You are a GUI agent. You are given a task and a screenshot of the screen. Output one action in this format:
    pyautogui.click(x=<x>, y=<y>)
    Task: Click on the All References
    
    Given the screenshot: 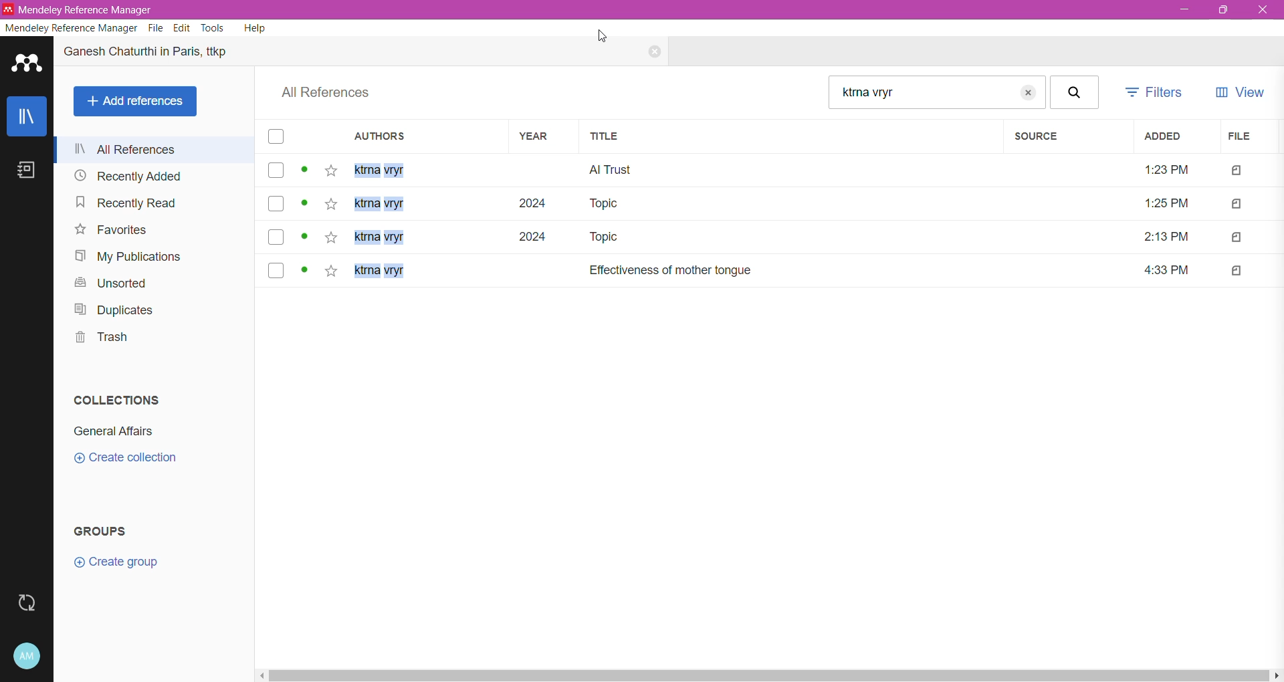 What is the action you would take?
    pyautogui.click(x=157, y=150)
    